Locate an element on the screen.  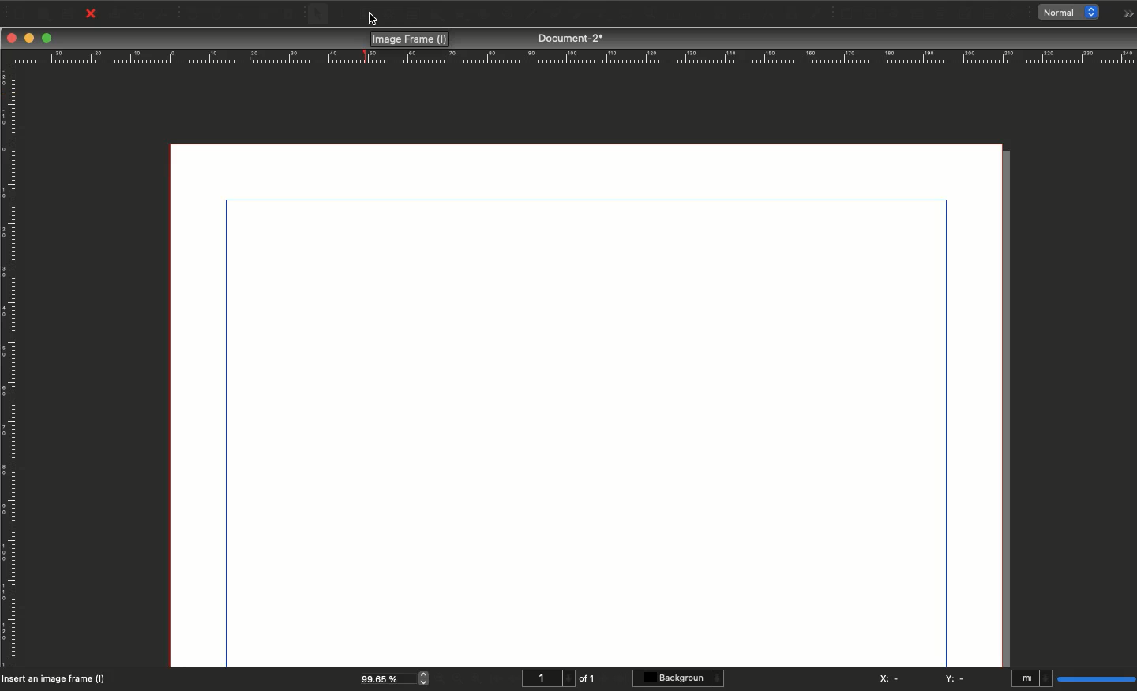
Measurements is located at coordinates (764, 14).